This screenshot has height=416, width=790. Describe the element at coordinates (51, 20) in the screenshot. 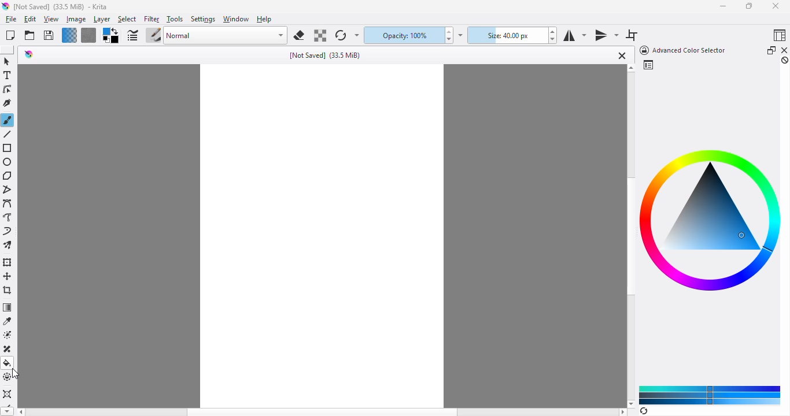

I see `view` at that location.